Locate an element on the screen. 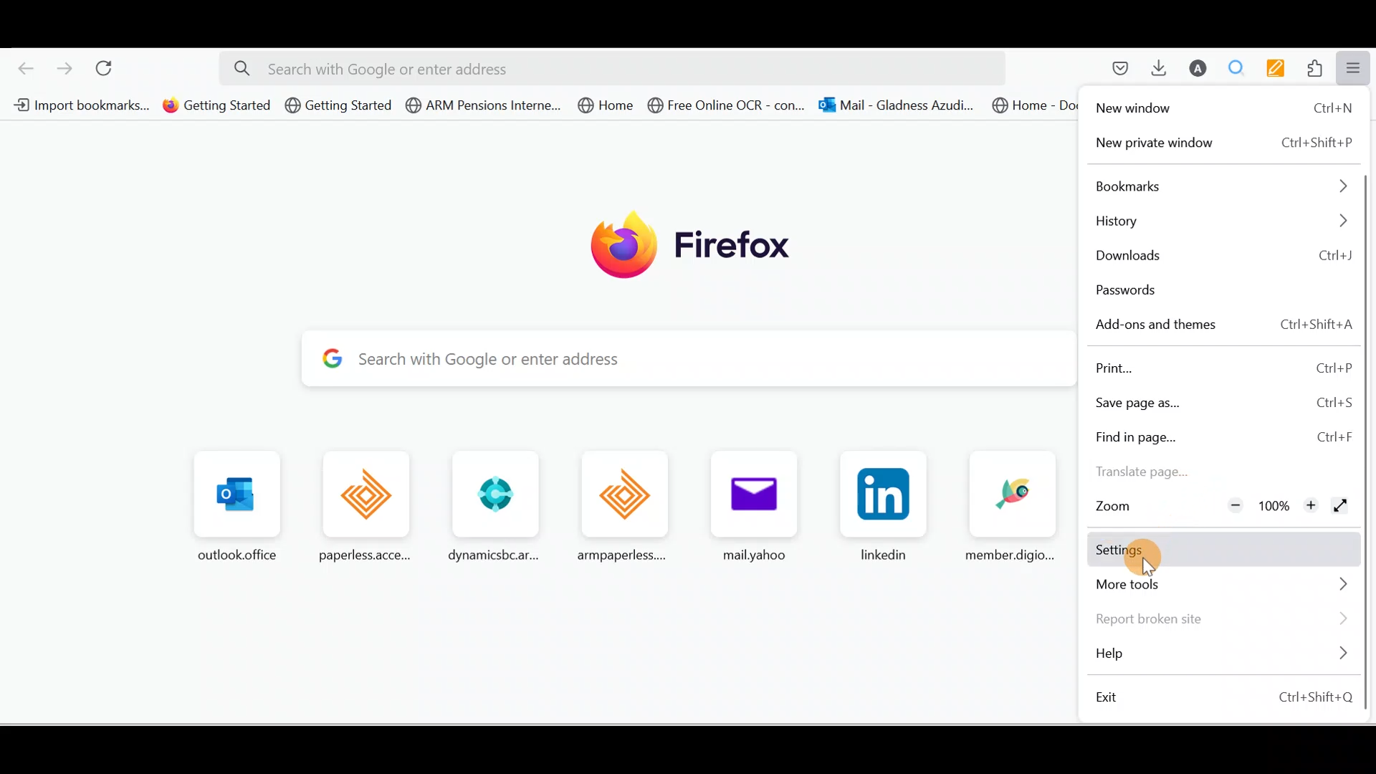  Frequently browsed page is located at coordinates (491, 506).